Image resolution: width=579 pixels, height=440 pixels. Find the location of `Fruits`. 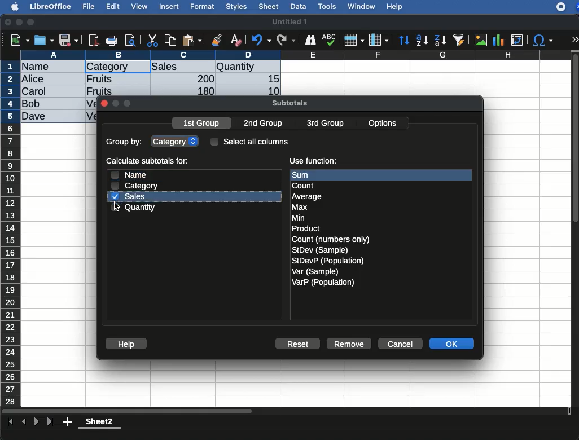

Fruits is located at coordinates (99, 90).